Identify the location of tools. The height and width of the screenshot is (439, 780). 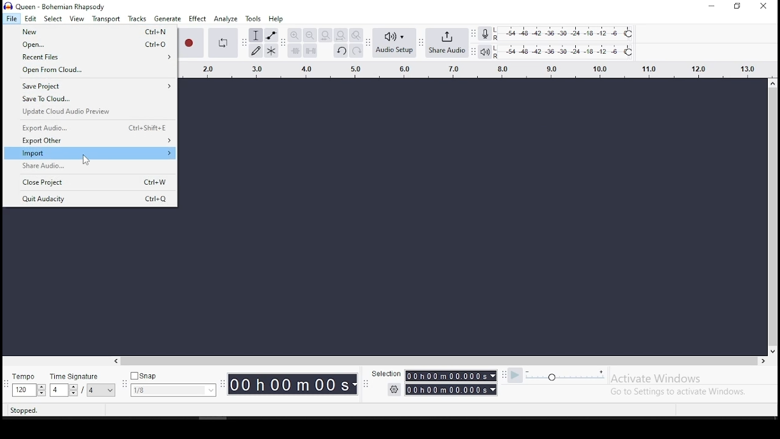
(253, 19).